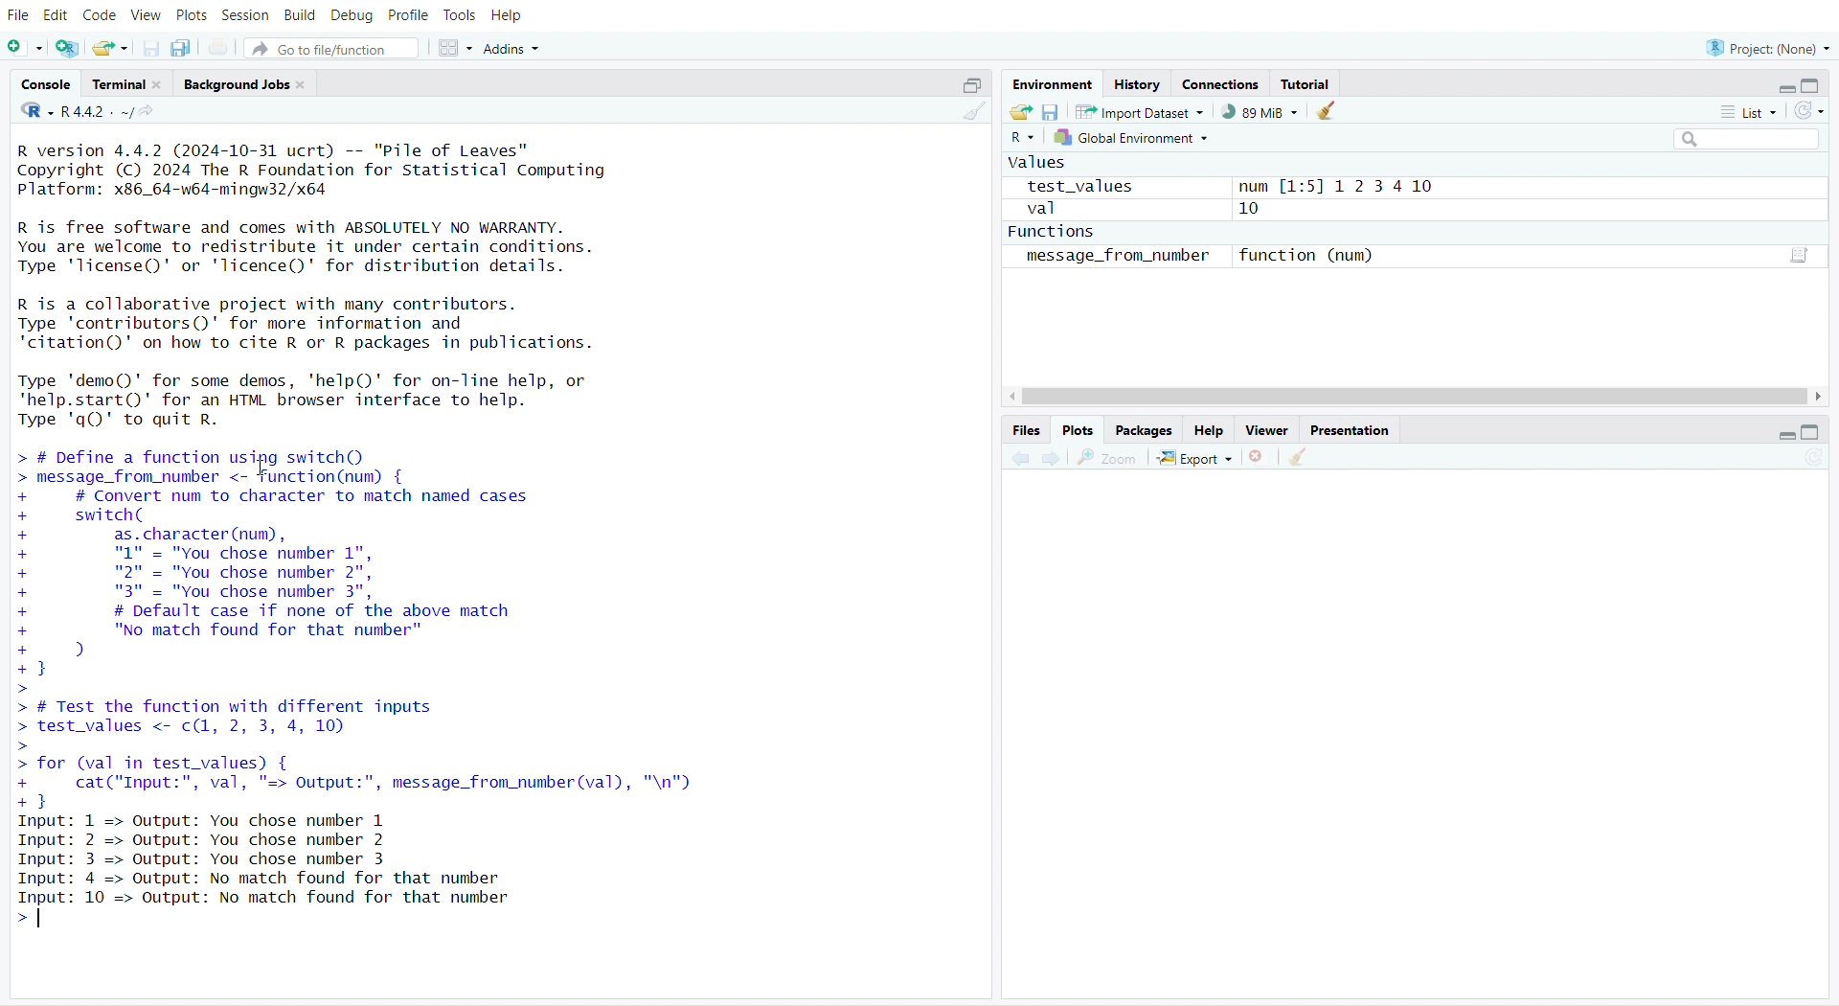 The image size is (1839, 1006). I want to click on Maximize, so click(1815, 86).